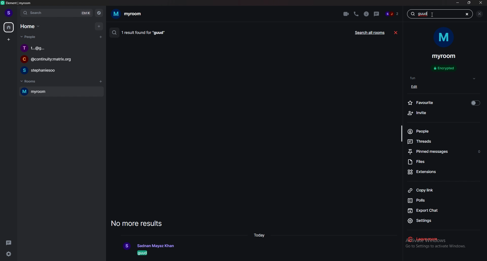 The height and width of the screenshot is (261, 487). Describe the element at coordinates (60, 70) in the screenshot. I see `chat` at that location.